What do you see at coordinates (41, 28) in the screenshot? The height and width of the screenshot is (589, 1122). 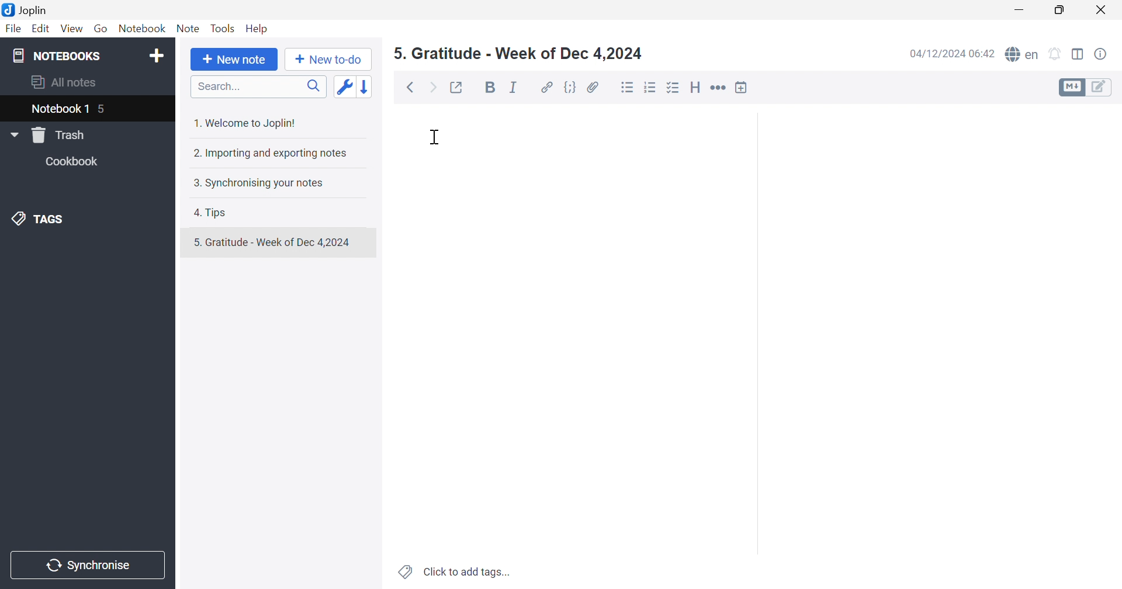 I see `Edit` at bounding box center [41, 28].